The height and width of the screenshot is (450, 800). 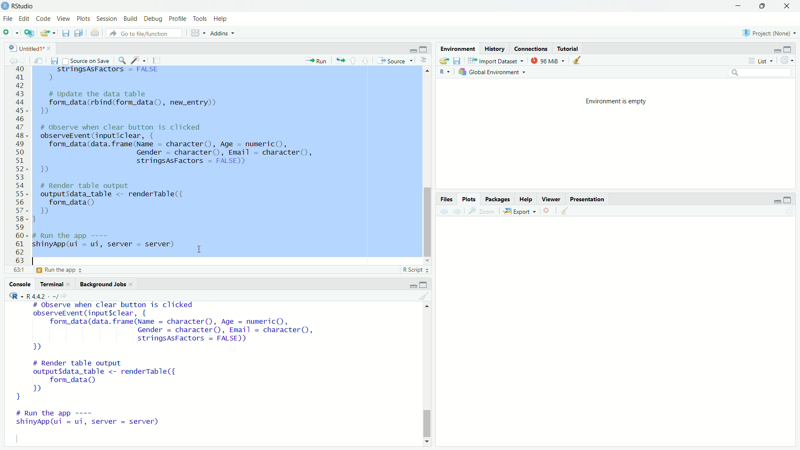 What do you see at coordinates (29, 33) in the screenshot?
I see `create a project` at bounding box center [29, 33].